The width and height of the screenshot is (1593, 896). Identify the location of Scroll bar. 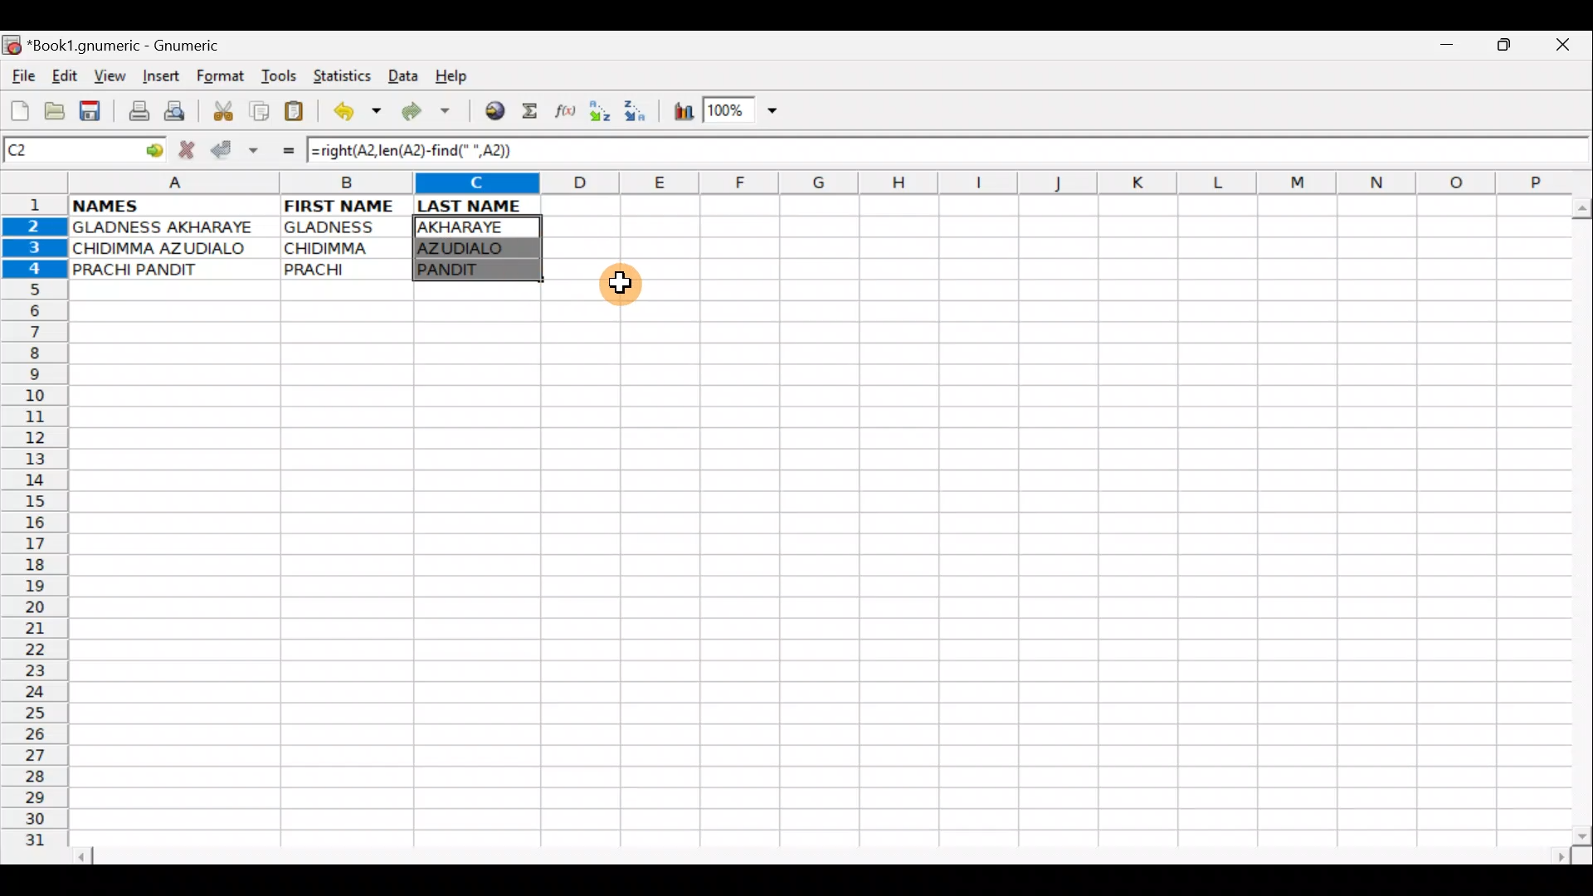
(825, 854).